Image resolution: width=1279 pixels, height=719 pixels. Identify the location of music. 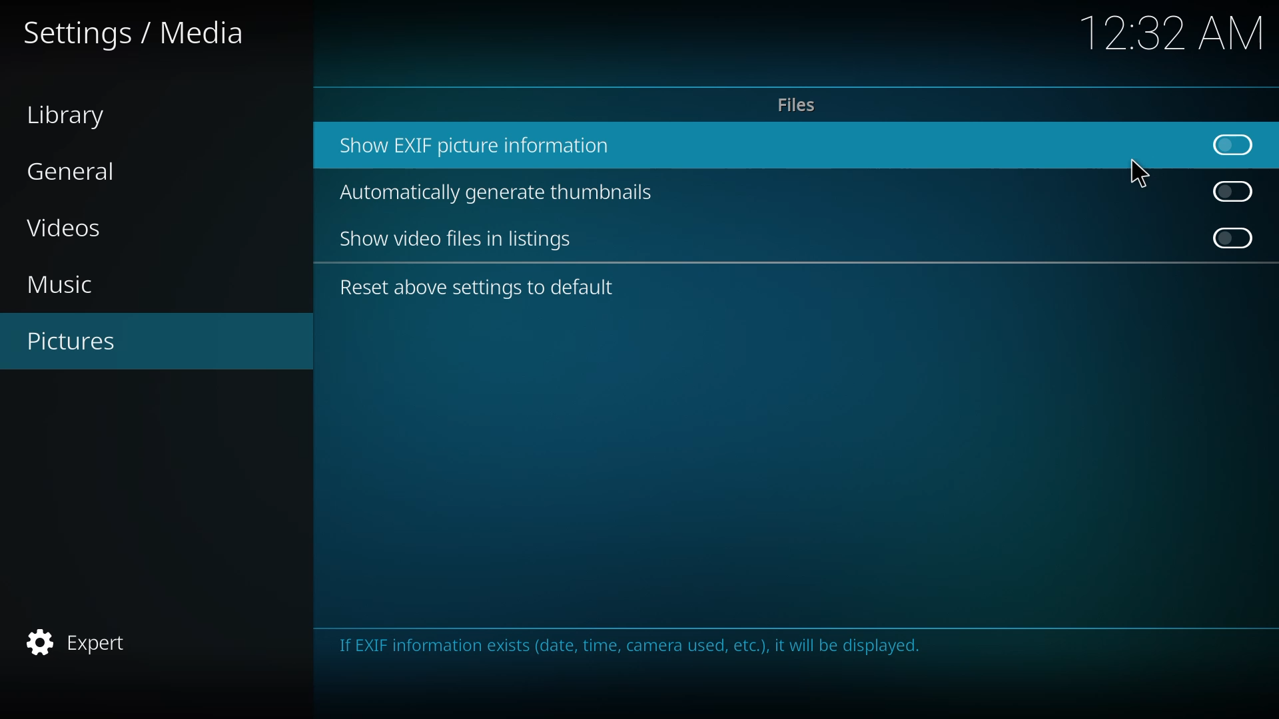
(75, 284).